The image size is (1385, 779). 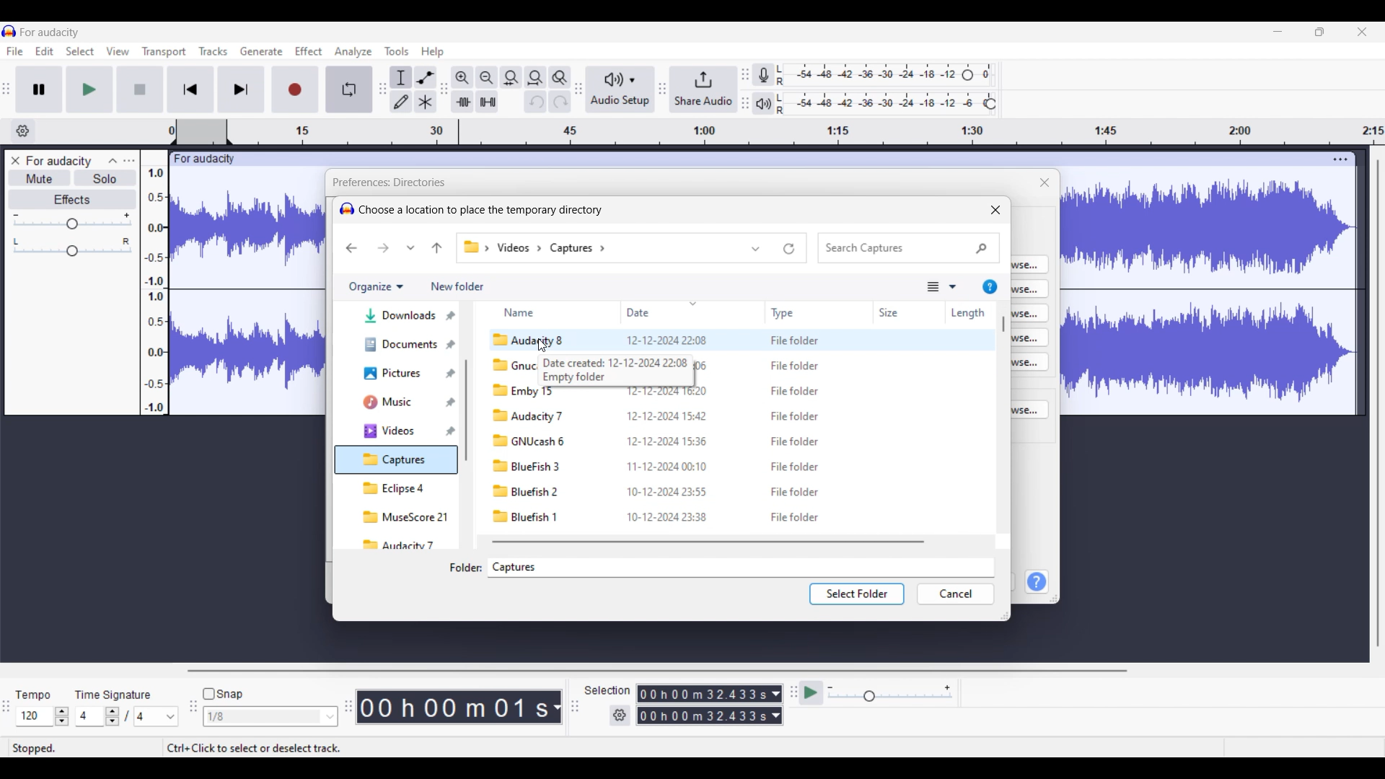 I want to click on Duration measurement, so click(x=776, y=705).